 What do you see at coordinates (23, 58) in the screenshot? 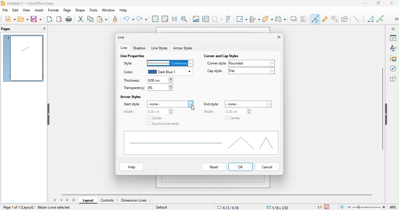
I see `page 1` at bounding box center [23, 58].